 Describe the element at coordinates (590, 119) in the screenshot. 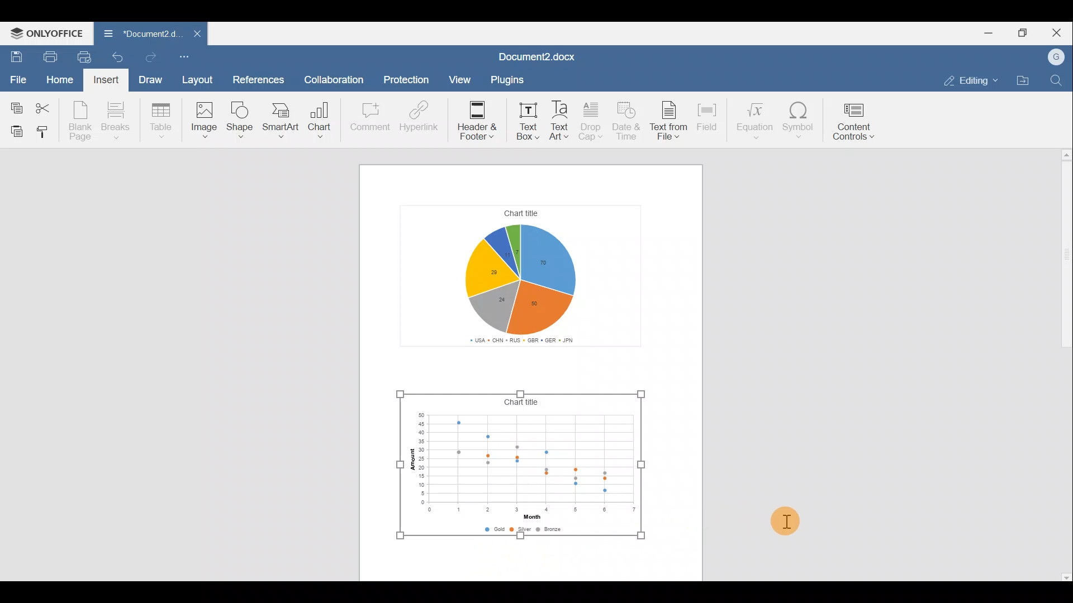

I see `Drop cap` at that location.